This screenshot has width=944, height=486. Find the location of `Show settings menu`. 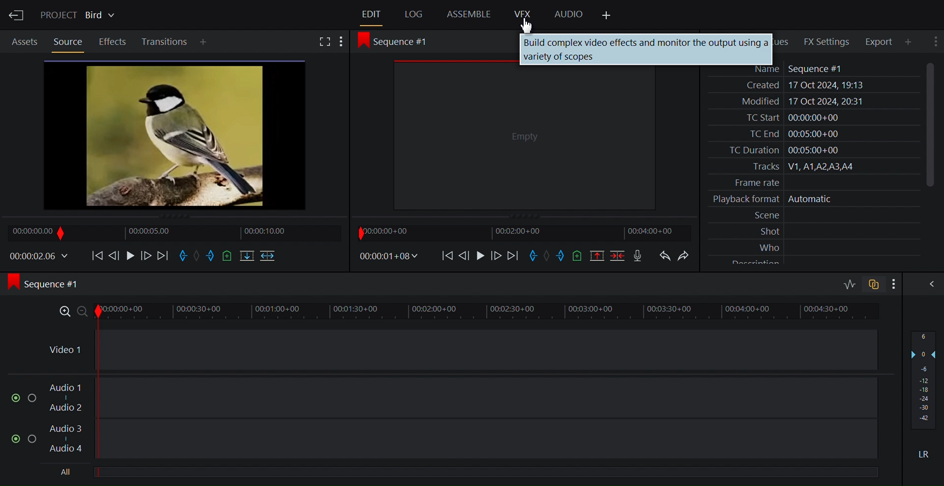

Show settings menu is located at coordinates (895, 284).